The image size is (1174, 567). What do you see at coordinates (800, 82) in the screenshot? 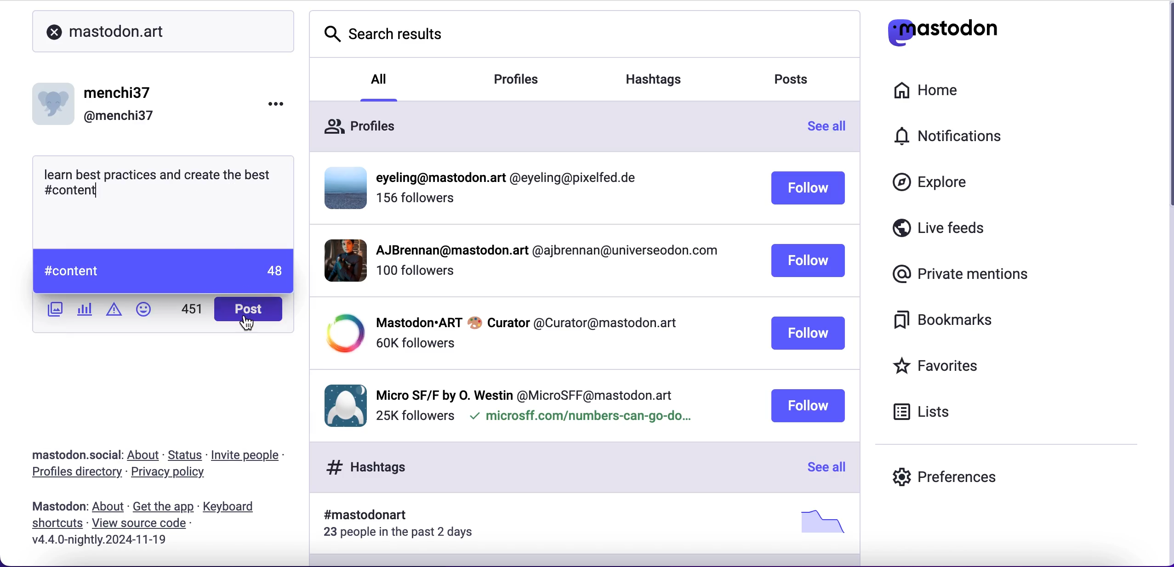
I see `posts` at bounding box center [800, 82].